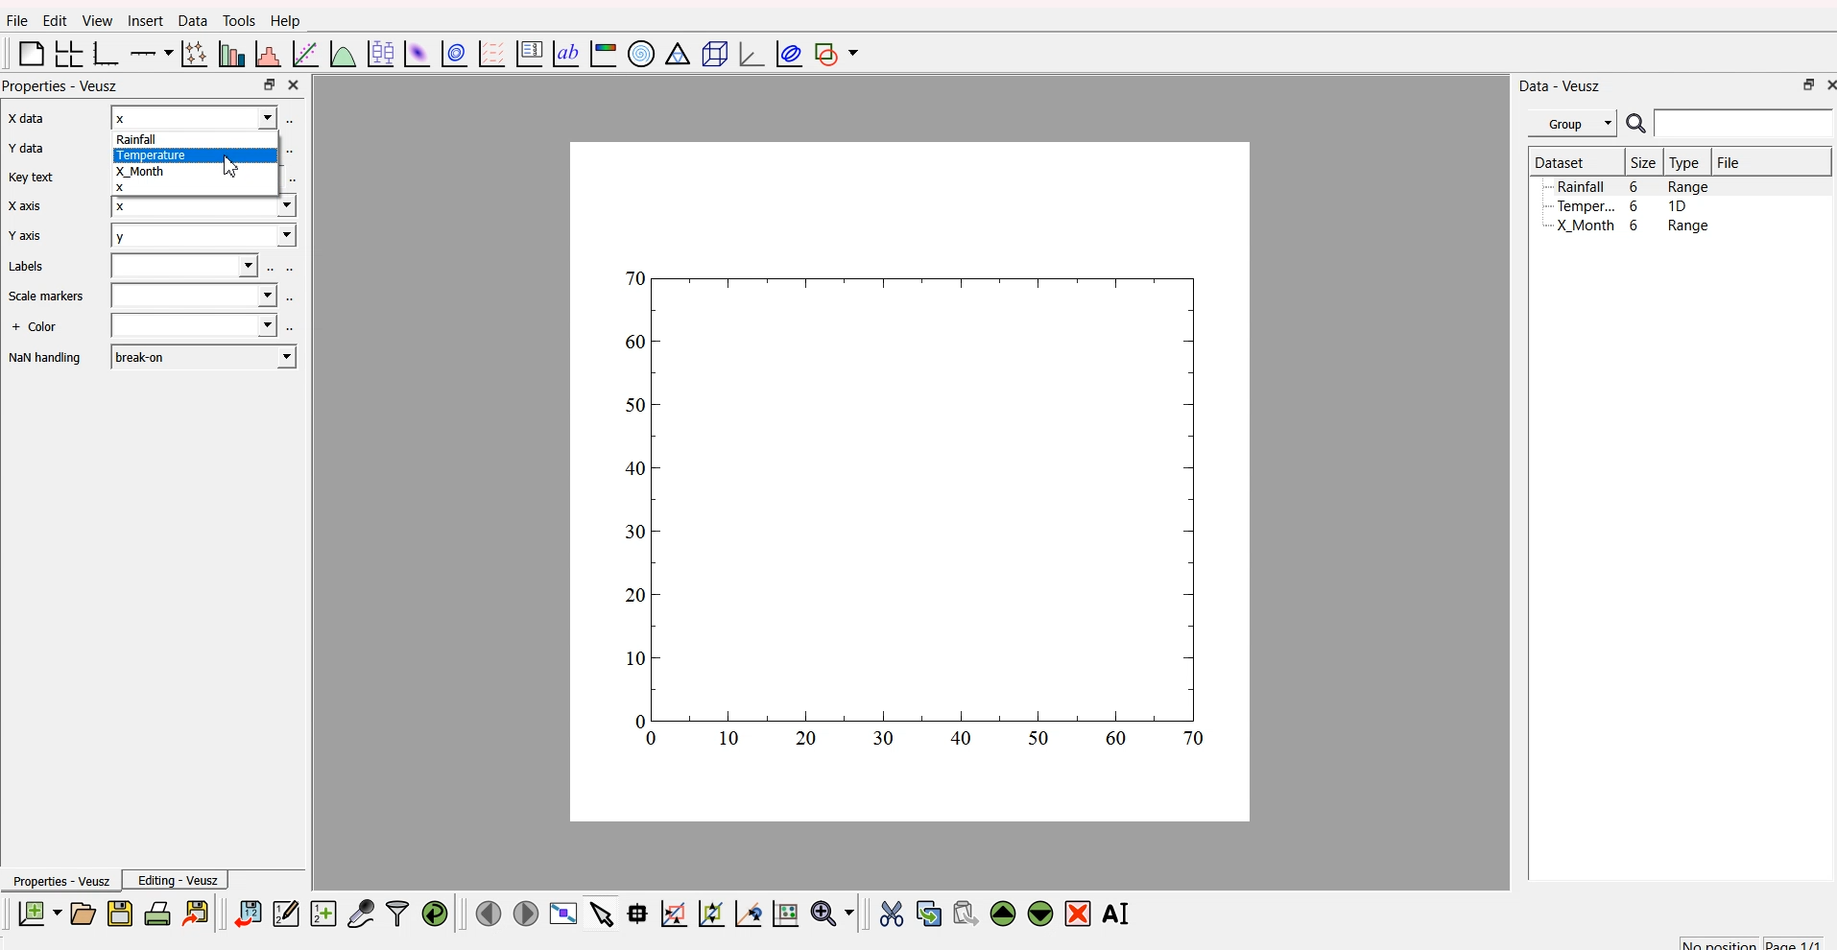  What do you see at coordinates (833, 912) in the screenshot?
I see `zoom menu` at bounding box center [833, 912].